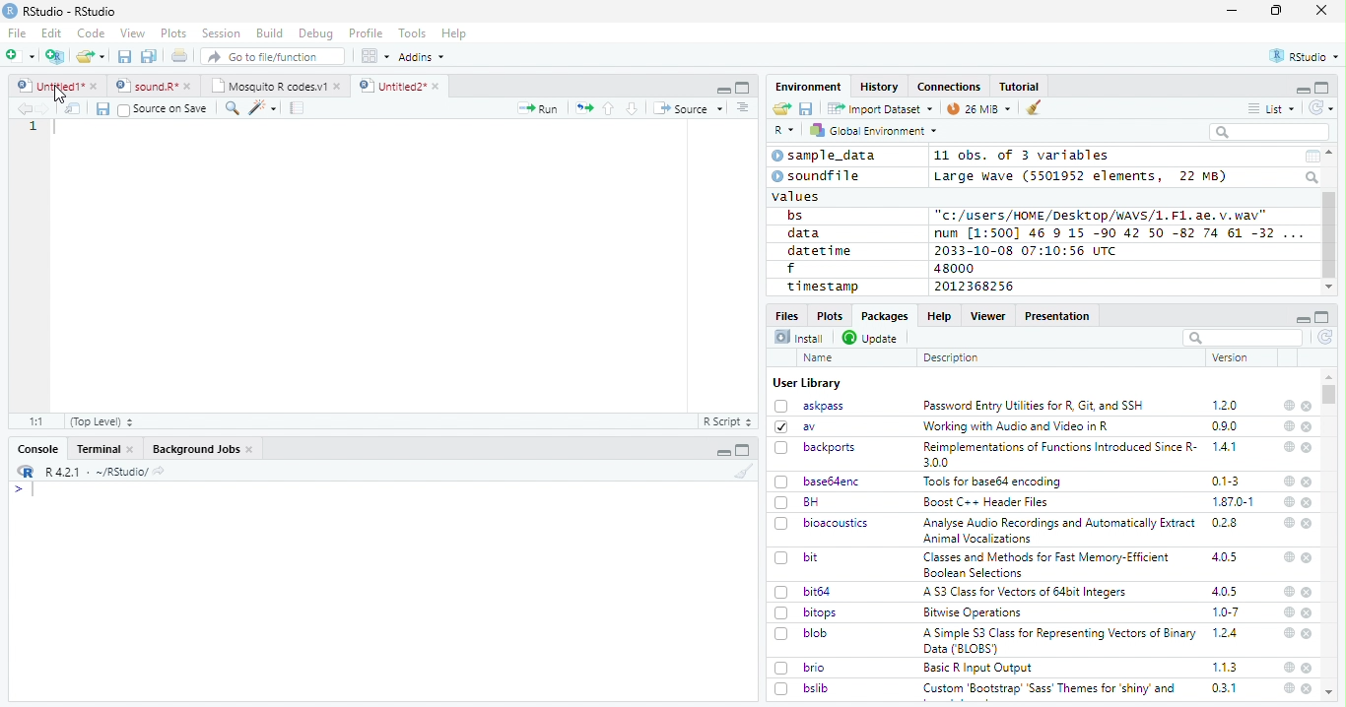 The height and width of the screenshot is (707, 1346). Describe the element at coordinates (1322, 88) in the screenshot. I see `full screen` at that location.